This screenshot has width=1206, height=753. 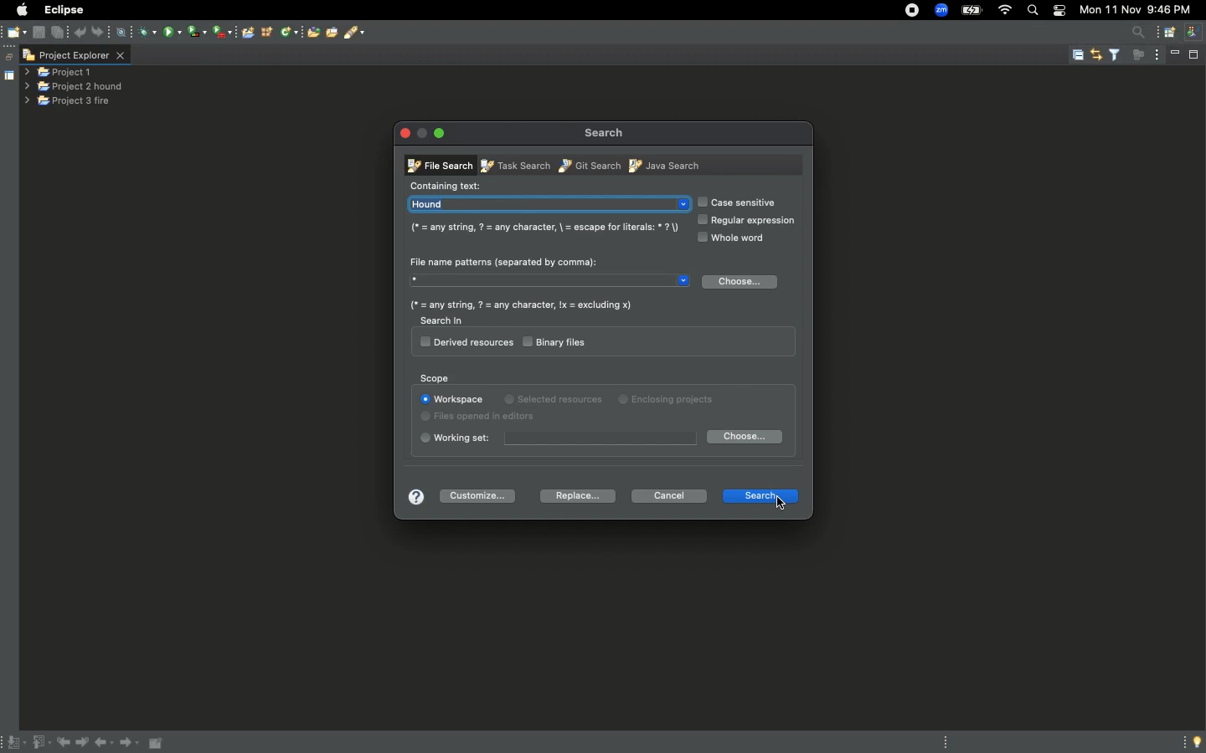 I want to click on Regular expression, so click(x=749, y=221).